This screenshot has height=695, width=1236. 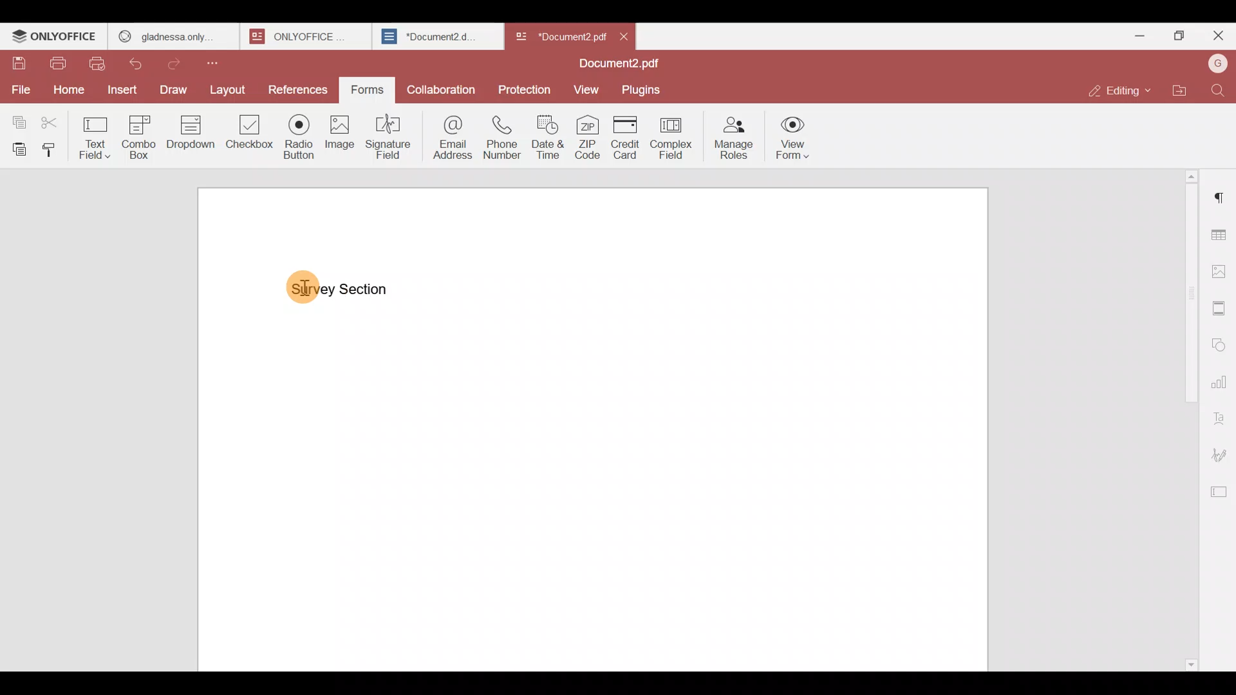 What do you see at coordinates (791, 137) in the screenshot?
I see `View form` at bounding box center [791, 137].